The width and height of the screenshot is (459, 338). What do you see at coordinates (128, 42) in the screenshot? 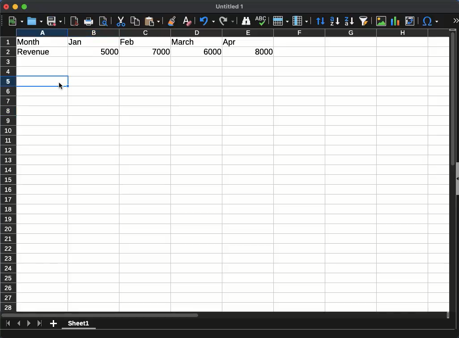
I see `feb` at bounding box center [128, 42].